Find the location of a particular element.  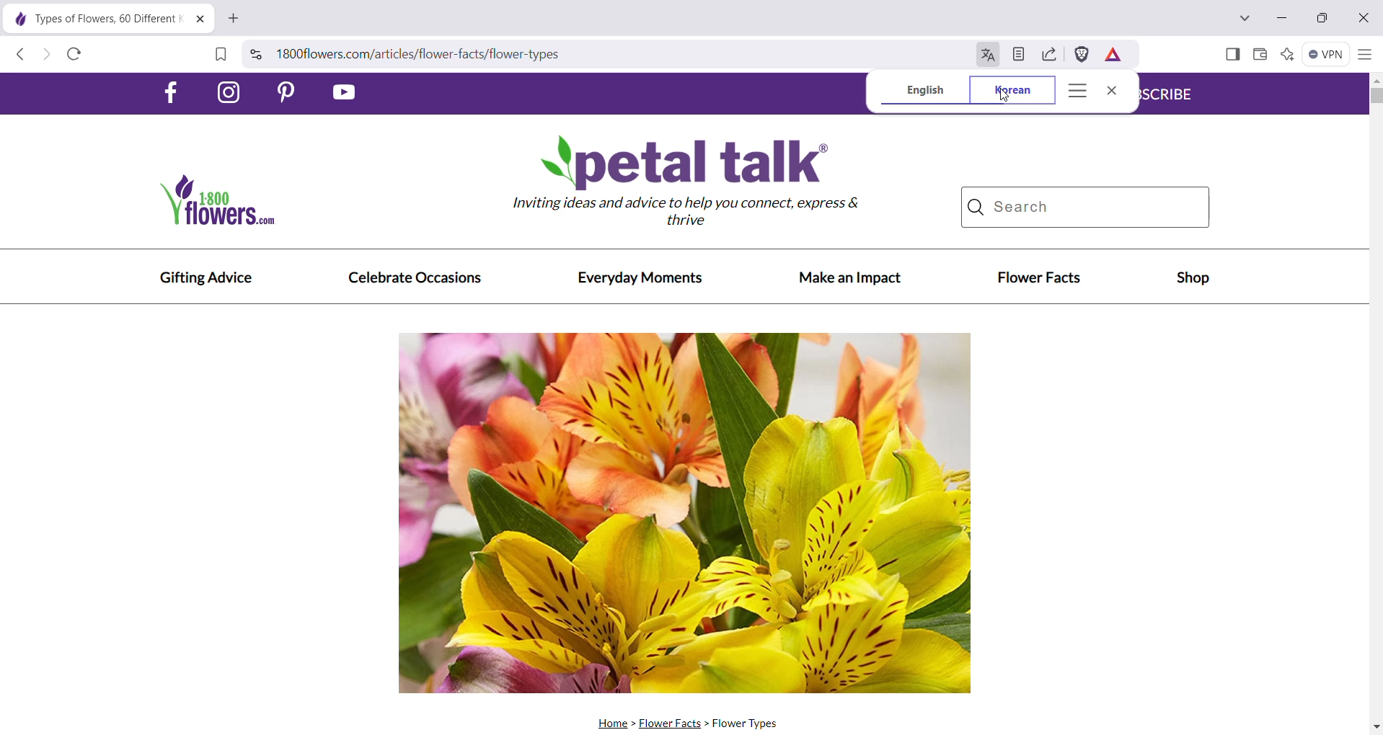

Earn rewards for private ads you see in Brave is located at coordinates (1111, 55).